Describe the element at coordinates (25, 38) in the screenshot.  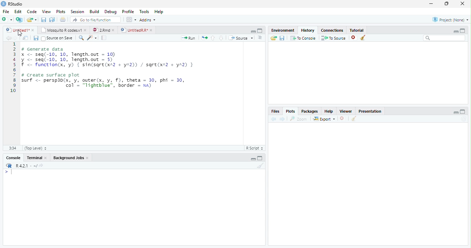
I see `Show in new window` at that location.